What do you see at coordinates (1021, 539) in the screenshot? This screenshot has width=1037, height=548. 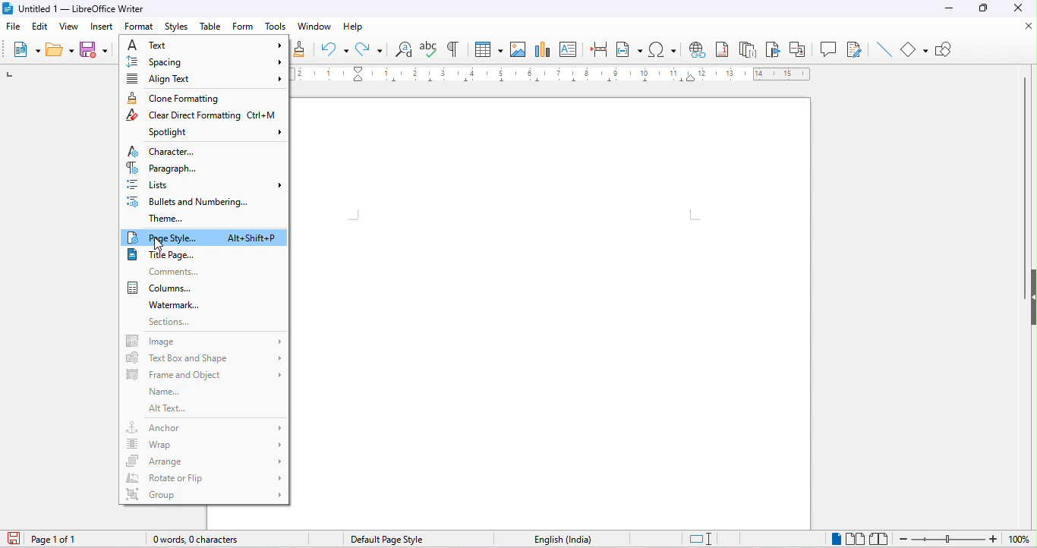 I see `zoom factor` at bounding box center [1021, 539].